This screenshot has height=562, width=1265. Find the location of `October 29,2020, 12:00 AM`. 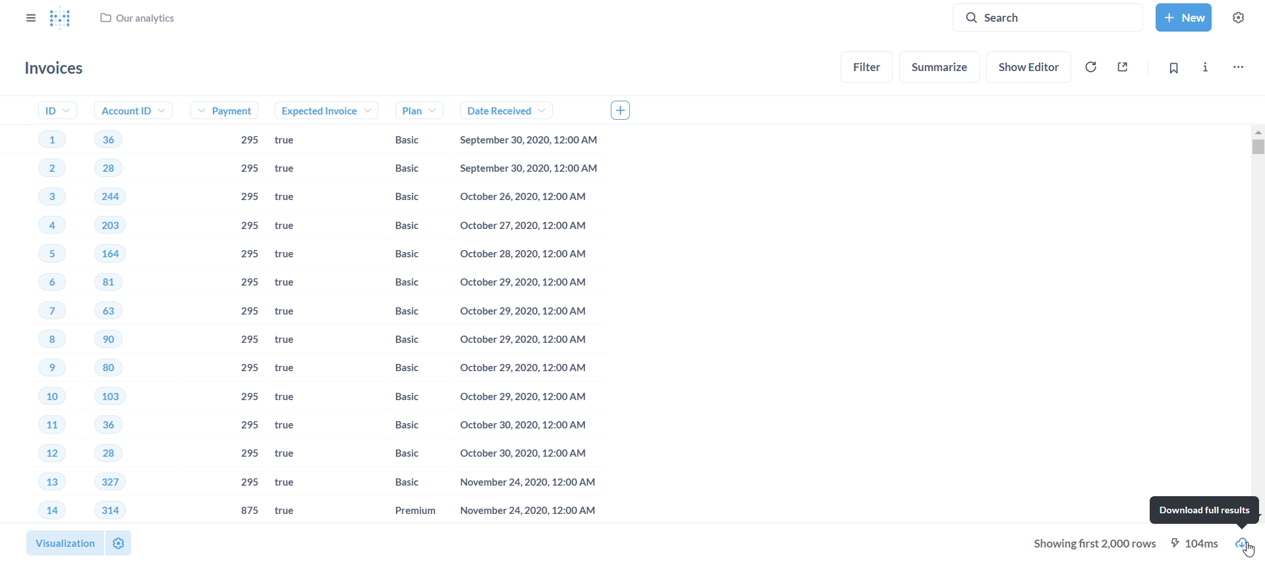

October 29,2020, 12:00 AM is located at coordinates (528, 284).